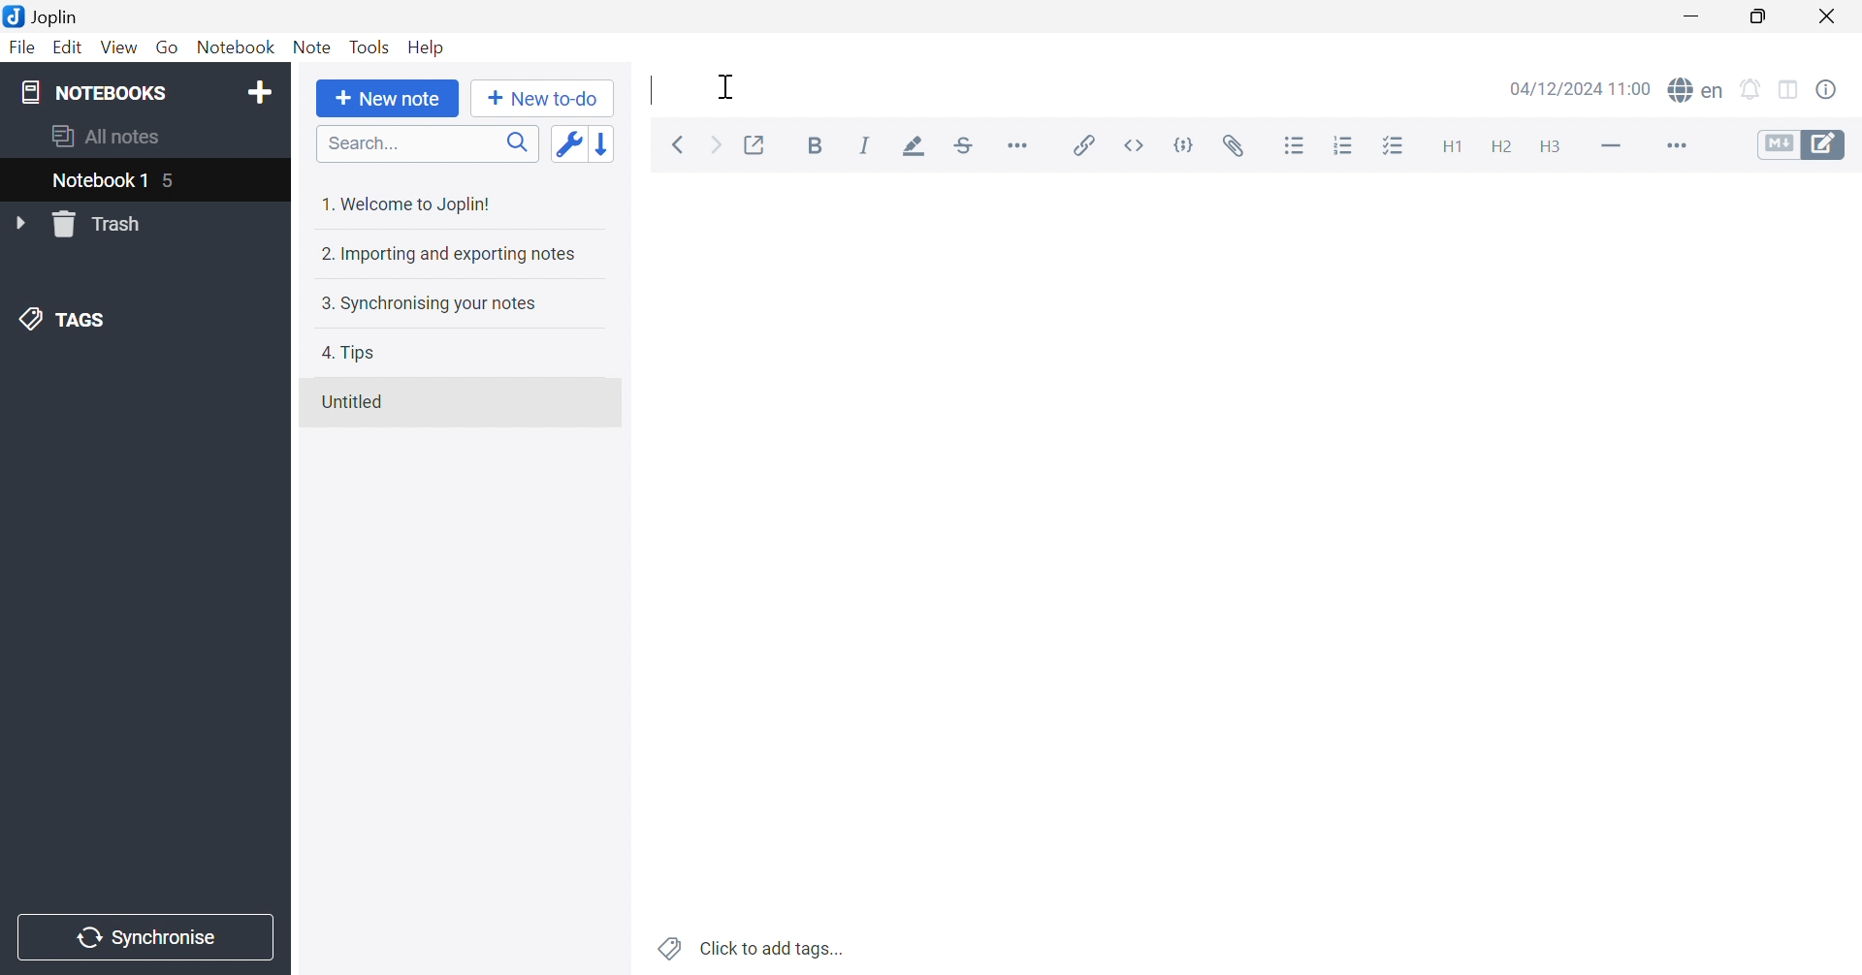  What do you see at coordinates (178, 181) in the screenshot?
I see `5` at bounding box center [178, 181].